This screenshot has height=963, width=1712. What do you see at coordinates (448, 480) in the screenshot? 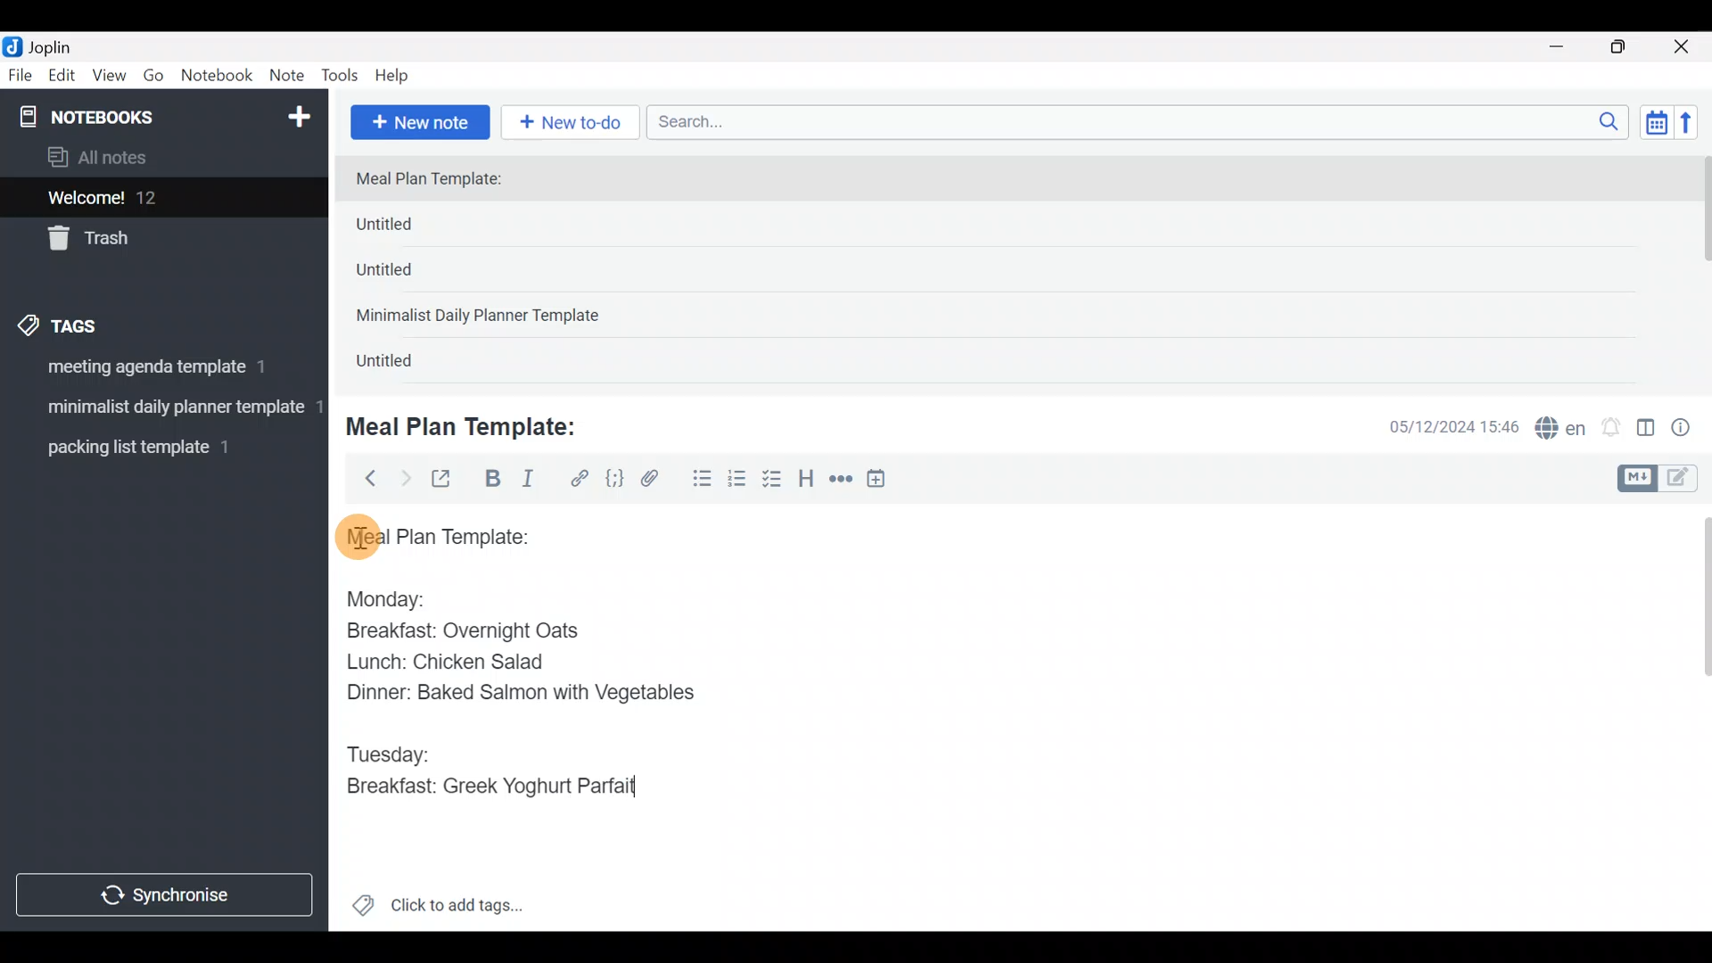
I see `Toggle external editing` at bounding box center [448, 480].